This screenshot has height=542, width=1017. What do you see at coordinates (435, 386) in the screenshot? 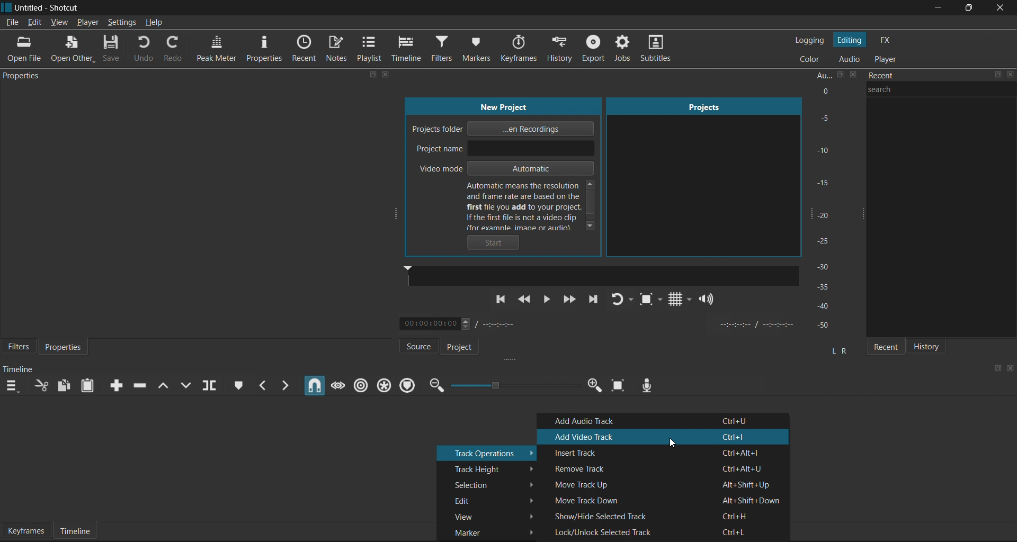
I see `Zoom Out` at bounding box center [435, 386].